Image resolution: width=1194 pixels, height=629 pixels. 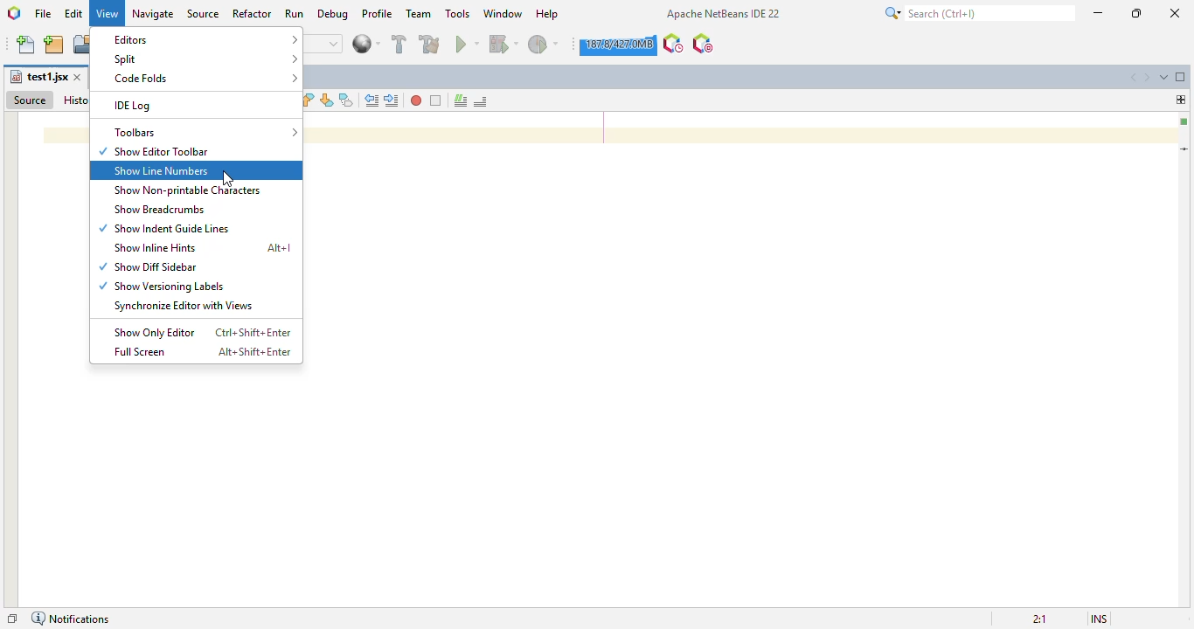 I want to click on window, so click(x=503, y=12).